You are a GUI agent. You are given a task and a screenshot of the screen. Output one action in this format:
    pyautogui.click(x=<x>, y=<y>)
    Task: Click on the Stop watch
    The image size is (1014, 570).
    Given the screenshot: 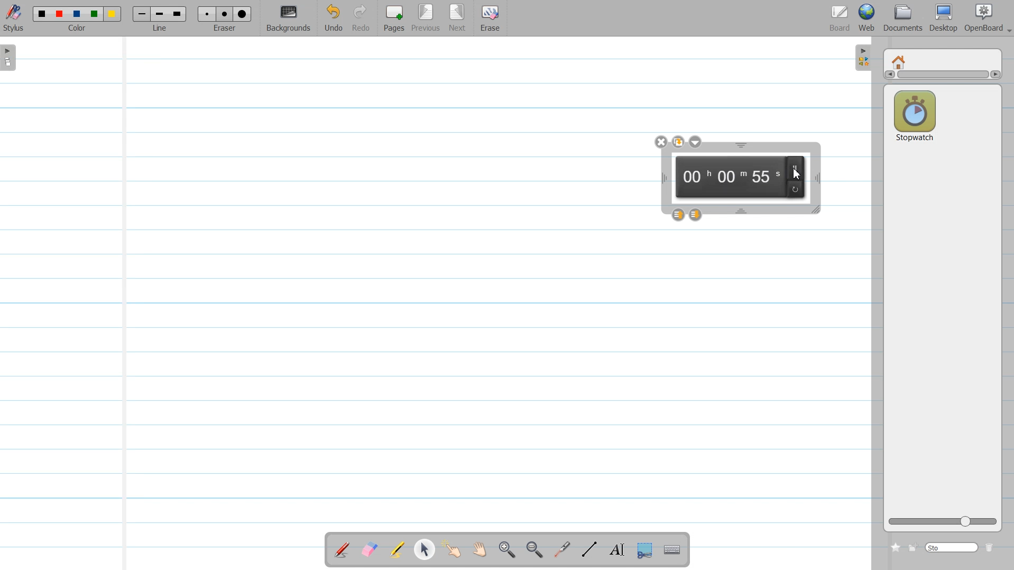 What is the action you would take?
    pyautogui.click(x=915, y=113)
    